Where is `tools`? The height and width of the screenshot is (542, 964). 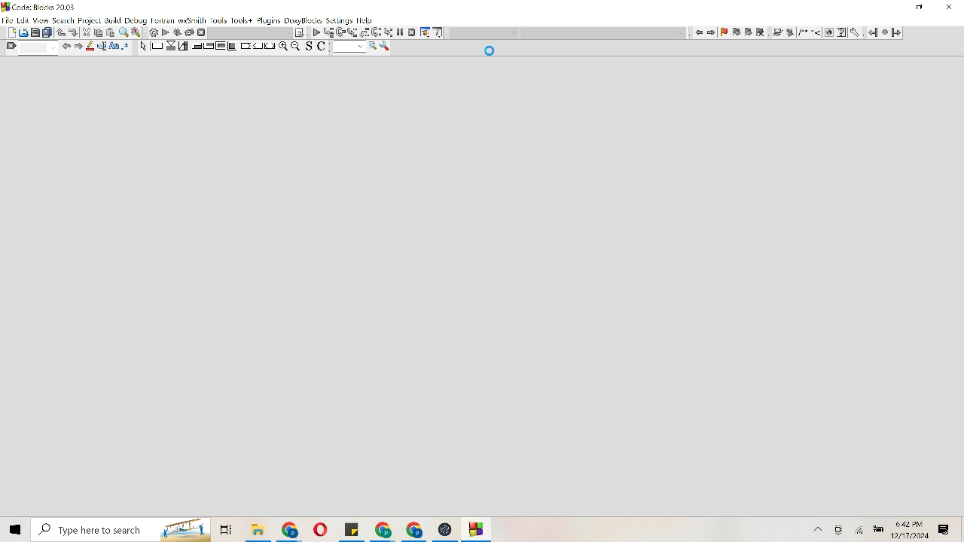
tools is located at coordinates (856, 33).